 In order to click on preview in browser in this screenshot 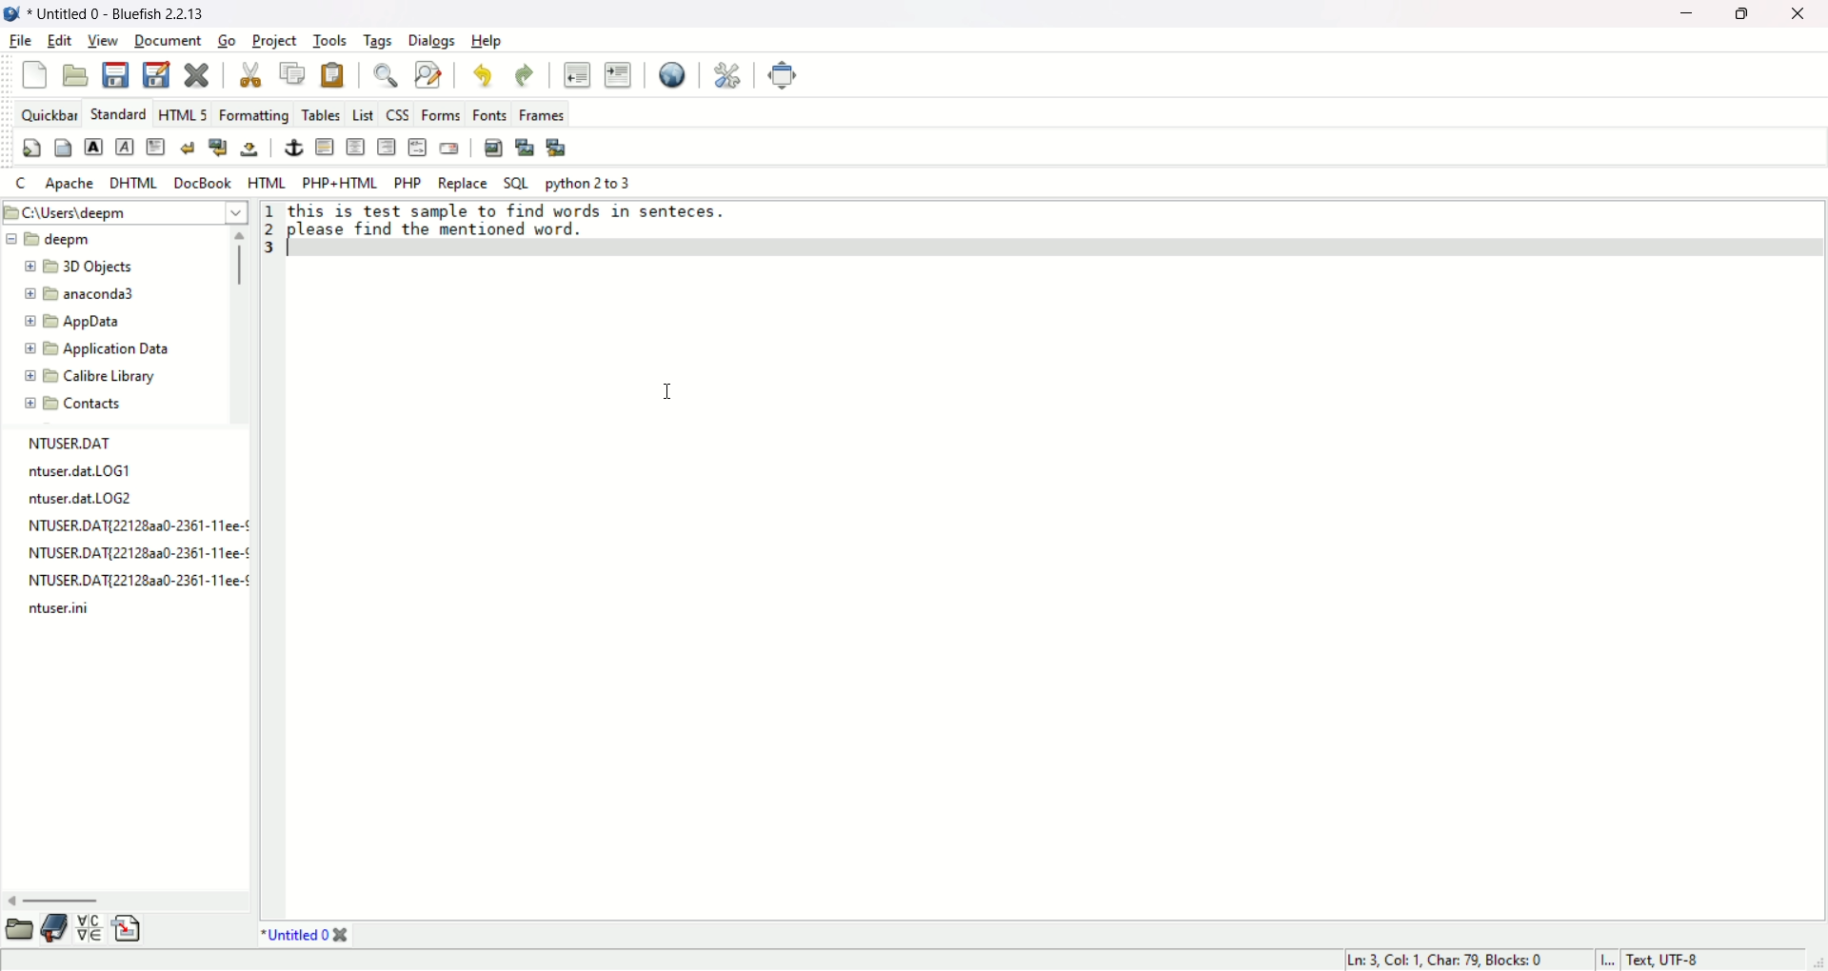, I will do `click(672, 73)`.